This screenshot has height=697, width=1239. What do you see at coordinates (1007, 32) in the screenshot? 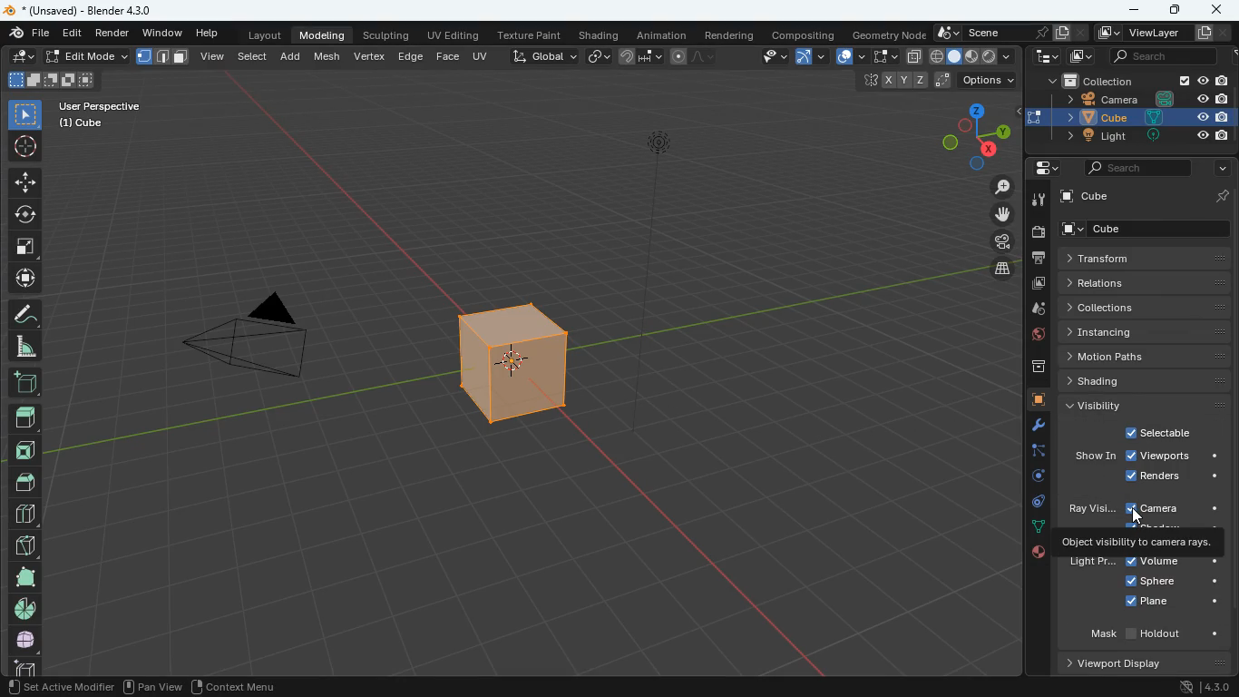
I see `scene` at bounding box center [1007, 32].